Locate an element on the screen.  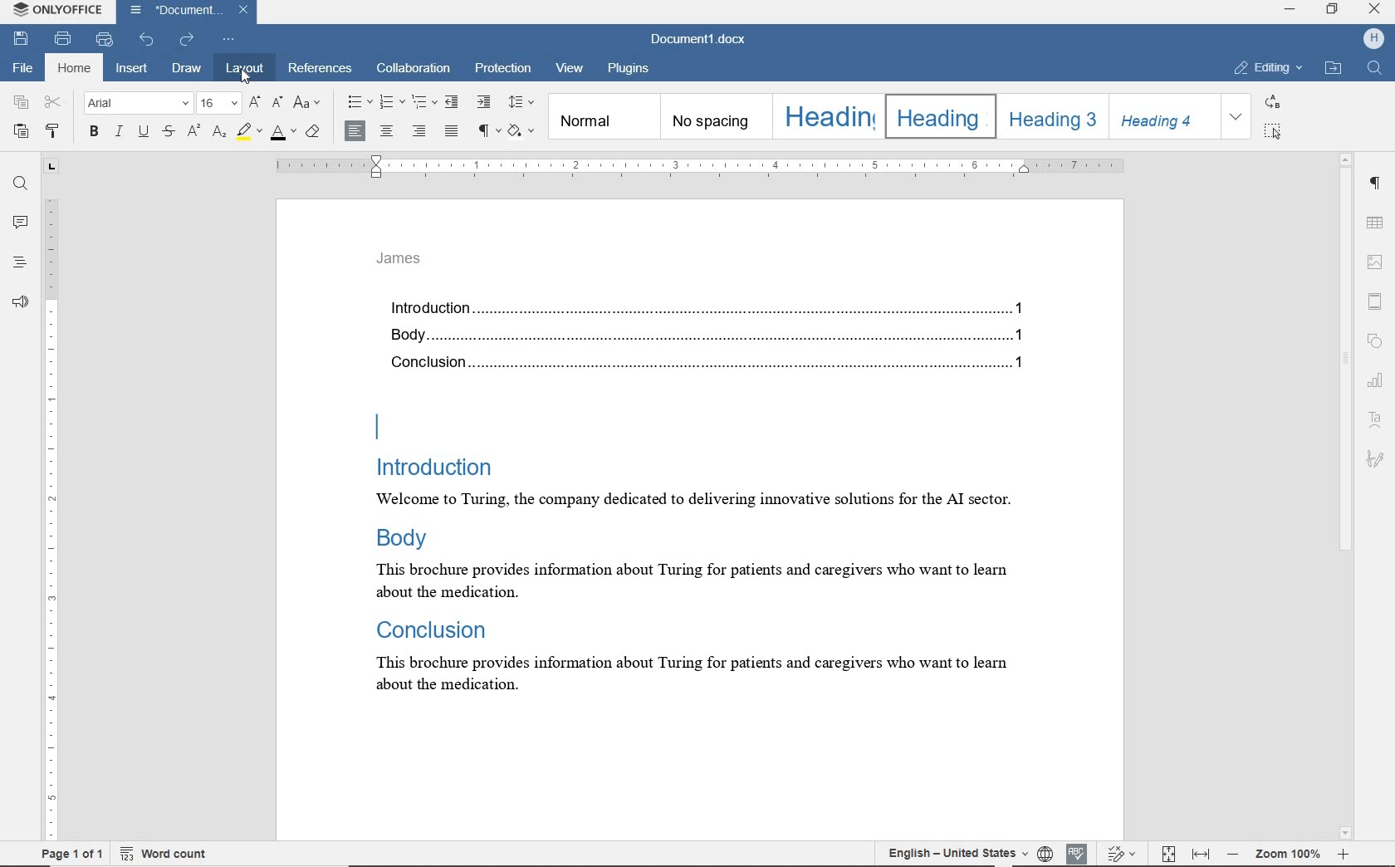
REPLACE is located at coordinates (1275, 104).